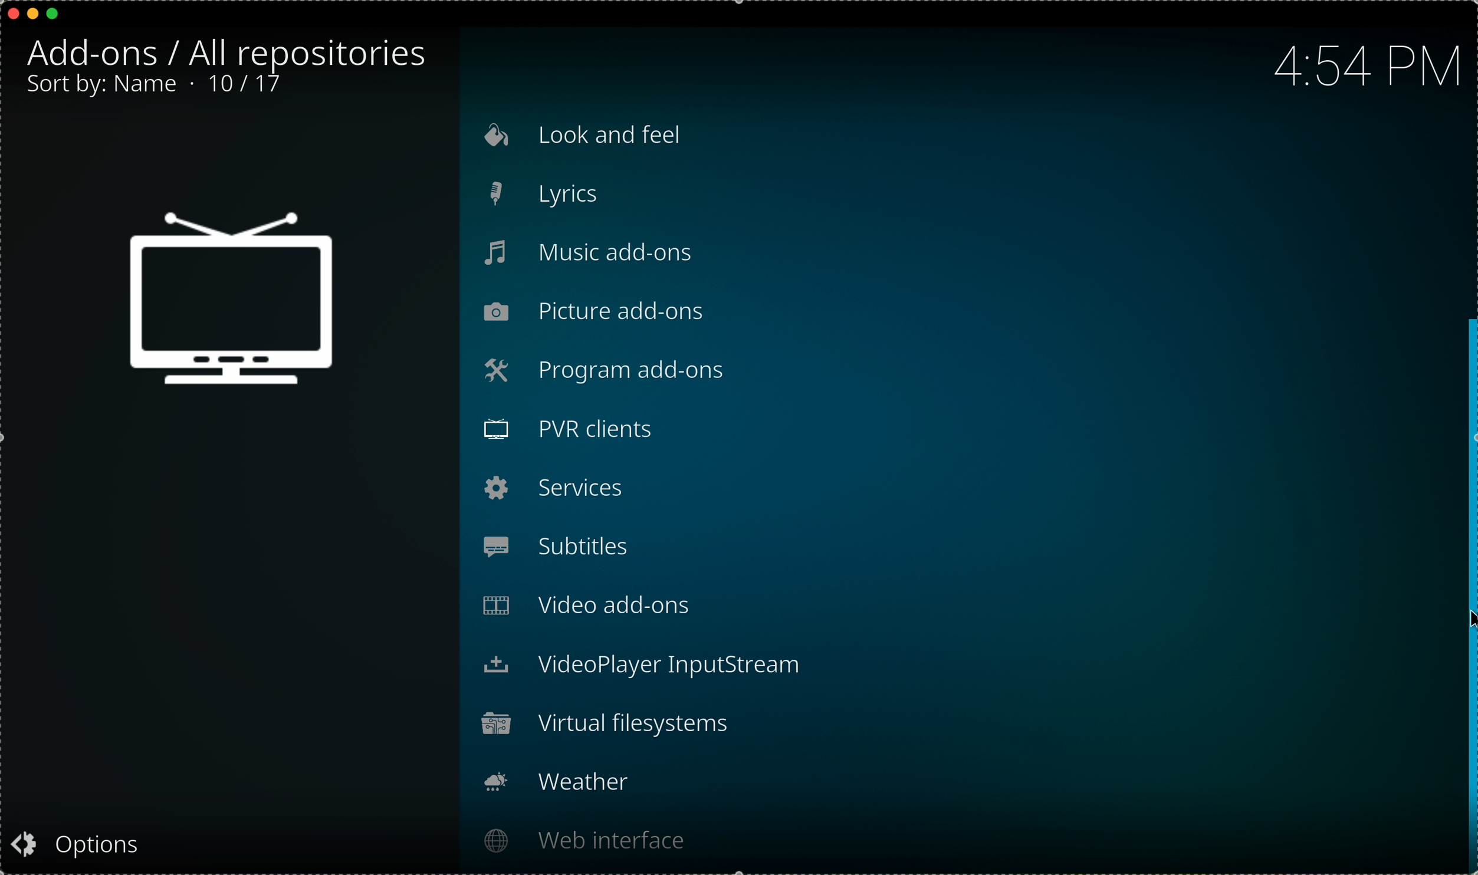 Image resolution: width=1478 pixels, height=875 pixels. Describe the element at coordinates (596, 312) in the screenshot. I see `picture add-ons` at that location.